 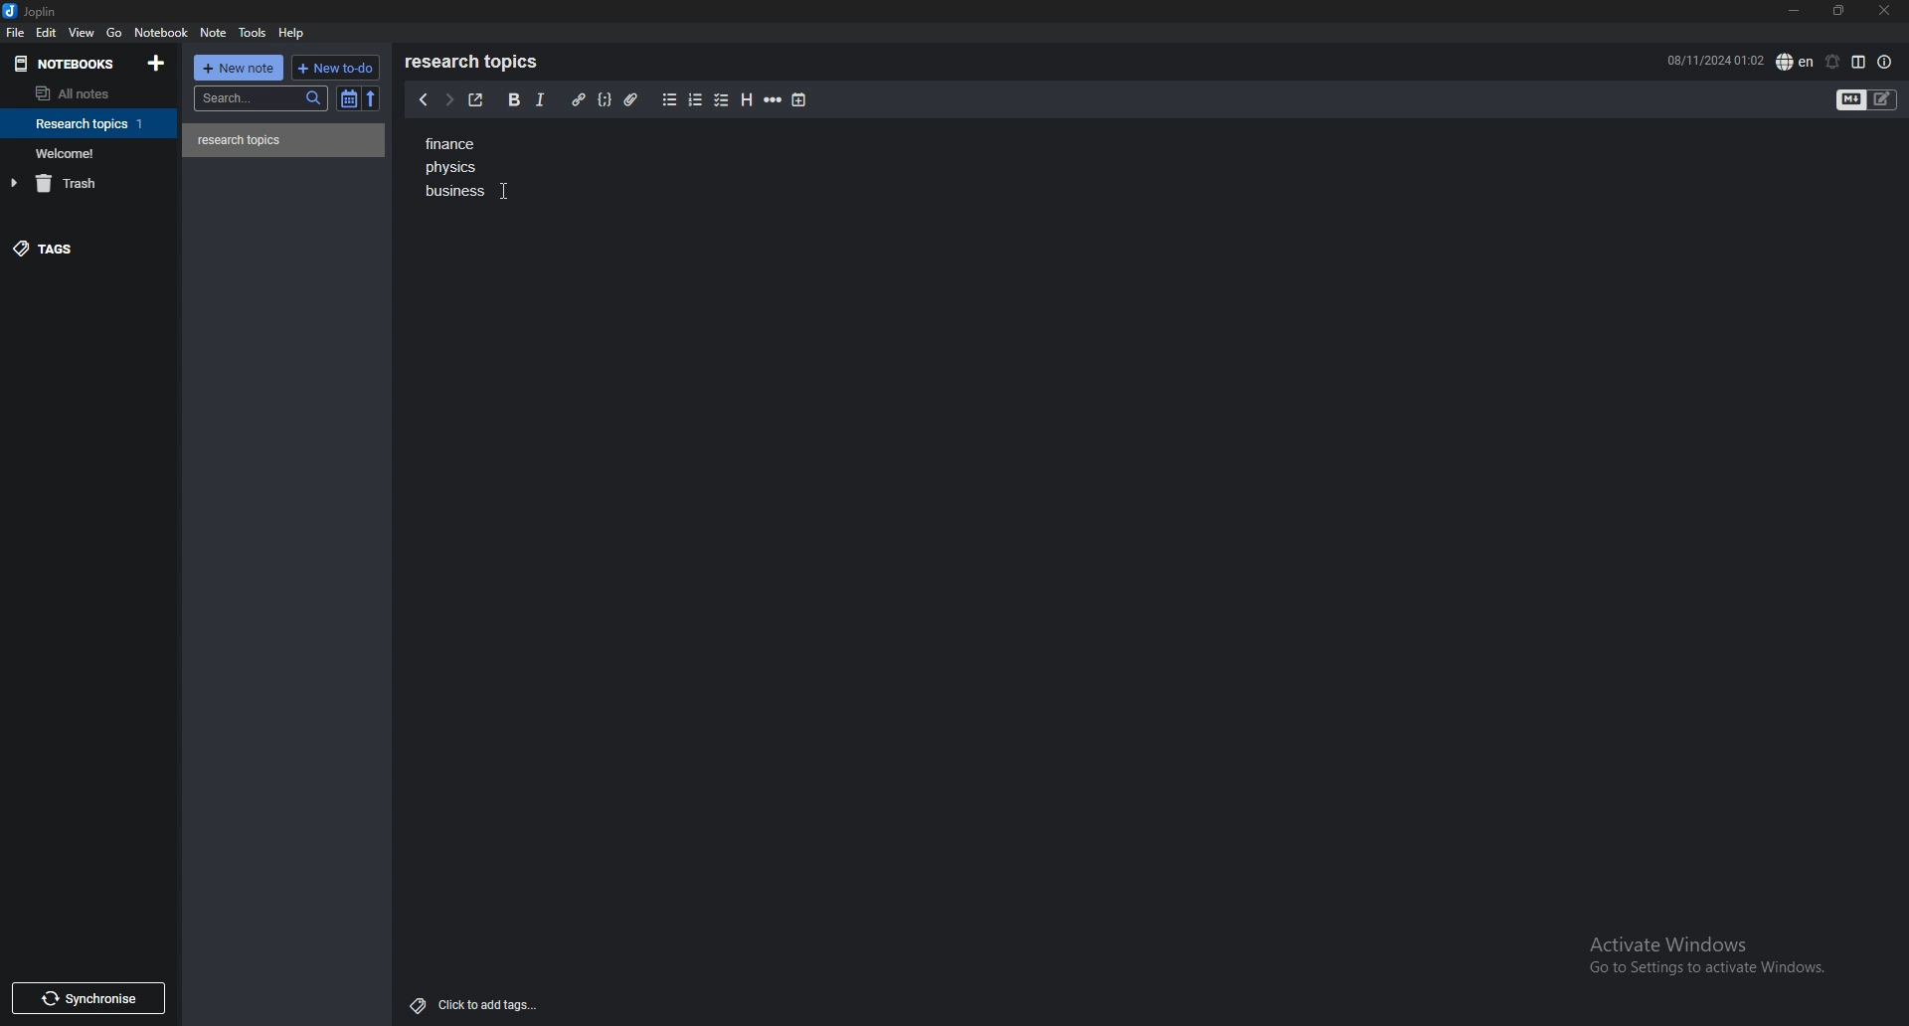 I want to click on hyperlink, so click(x=578, y=100).